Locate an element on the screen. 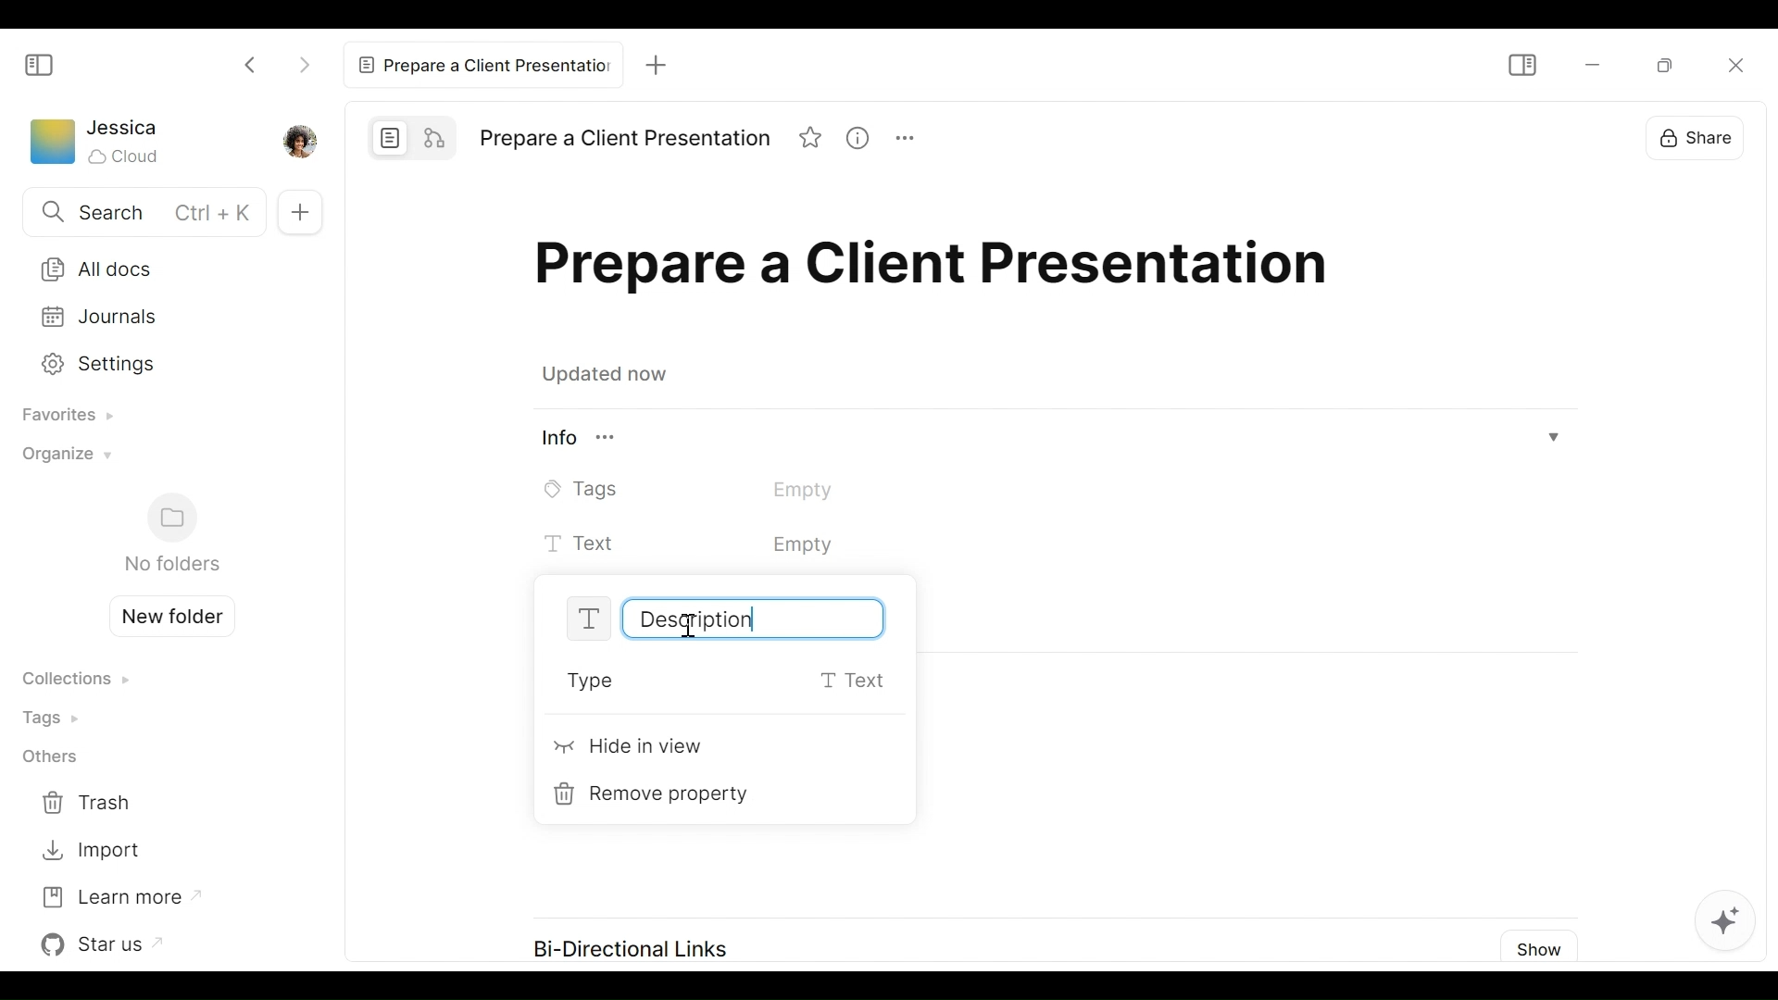 The image size is (1778, 1000). Trash is located at coordinates (91, 804).